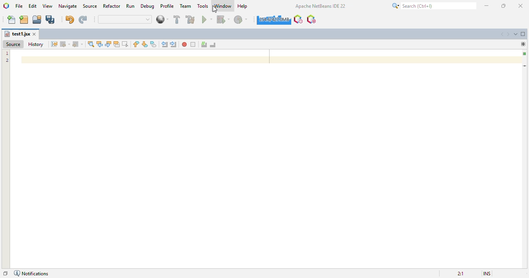 The width and height of the screenshot is (529, 278). What do you see at coordinates (207, 19) in the screenshot?
I see `run project` at bounding box center [207, 19].